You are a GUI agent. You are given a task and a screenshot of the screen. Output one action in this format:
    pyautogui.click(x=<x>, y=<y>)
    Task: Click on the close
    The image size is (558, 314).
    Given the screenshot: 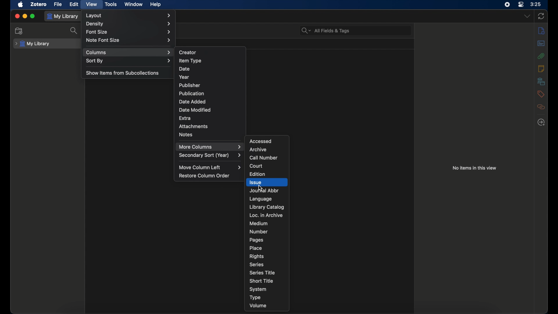 What is the action you would take?
    pyautogui.click(x=17, y=16)
    